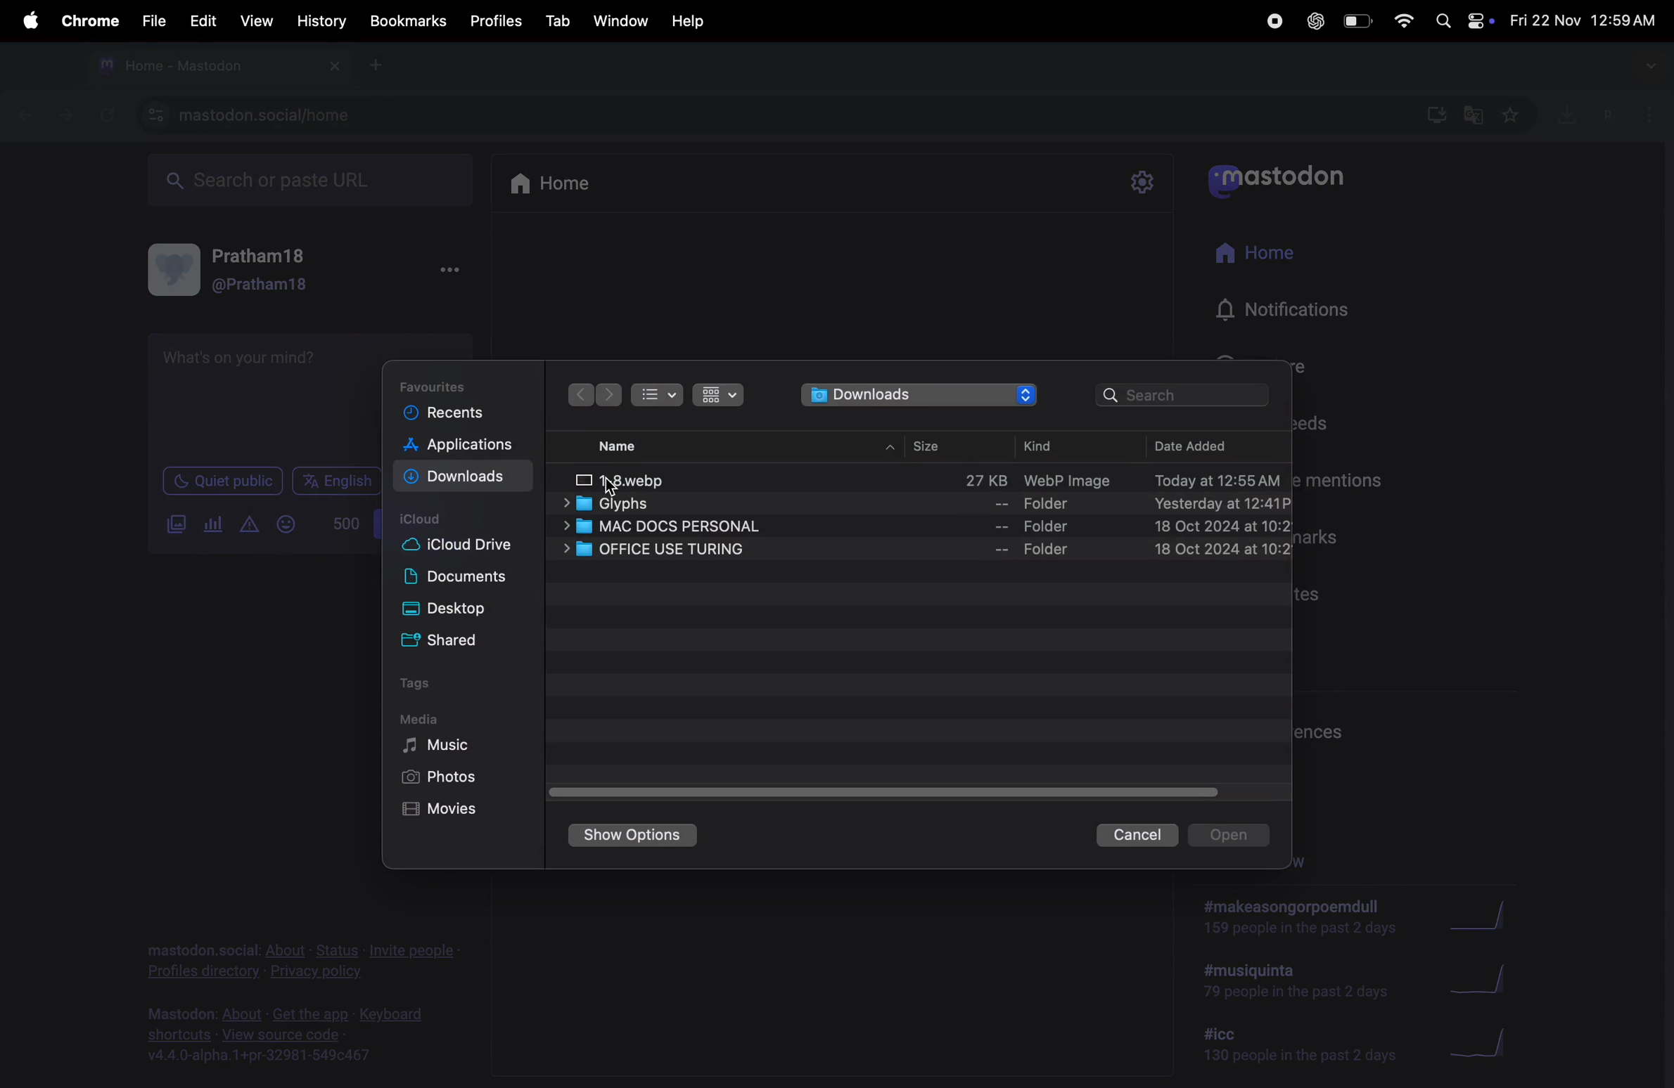 This screenshot has width=1674, height=1088. I want to click on searchtabs, so click(1646, 69).